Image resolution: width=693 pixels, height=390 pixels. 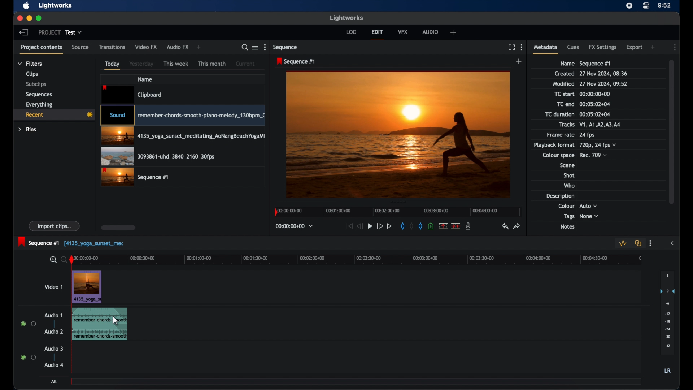 What do you see at coordinates (36, 85) in the screenshot?
I see `subclips` at bounding box center [36, 85].